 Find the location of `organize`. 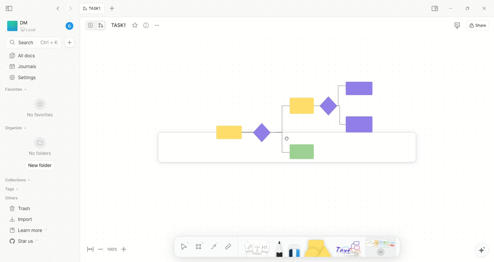

organize is located at coordinates (14, 128).